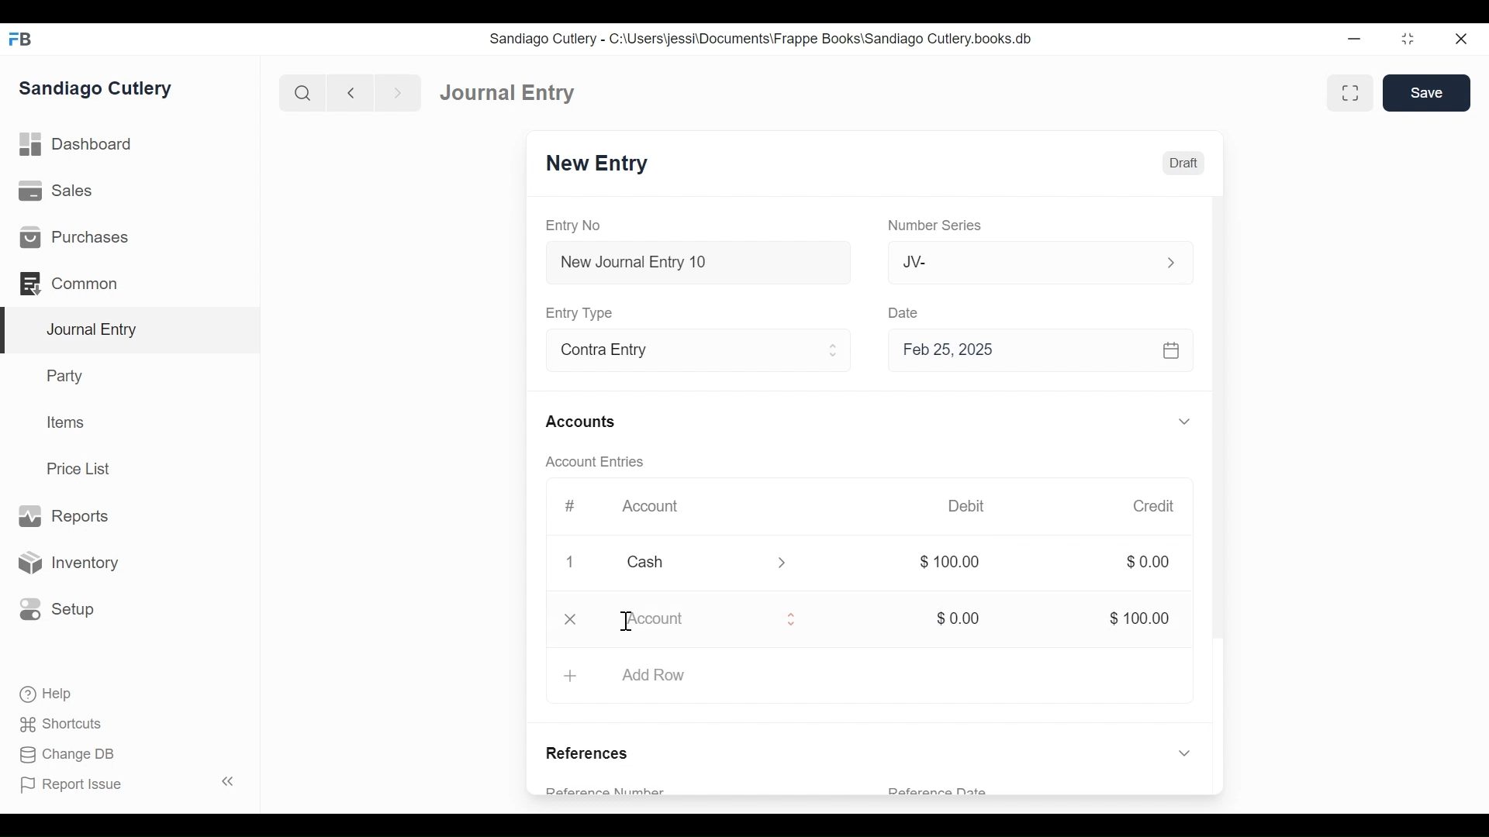 The height and width of the screenshot is (837, 1489). Describe the element at coordinates (1356, 40) in the screenshot. I see `Minimize` at that location.